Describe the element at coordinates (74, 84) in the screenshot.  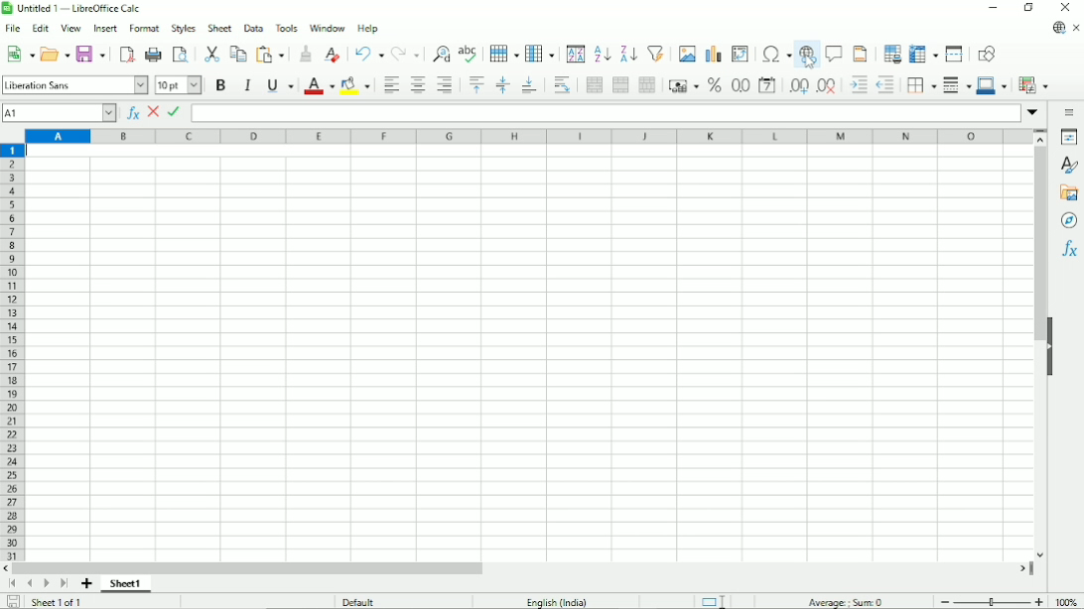
I see `Font style` at that location.